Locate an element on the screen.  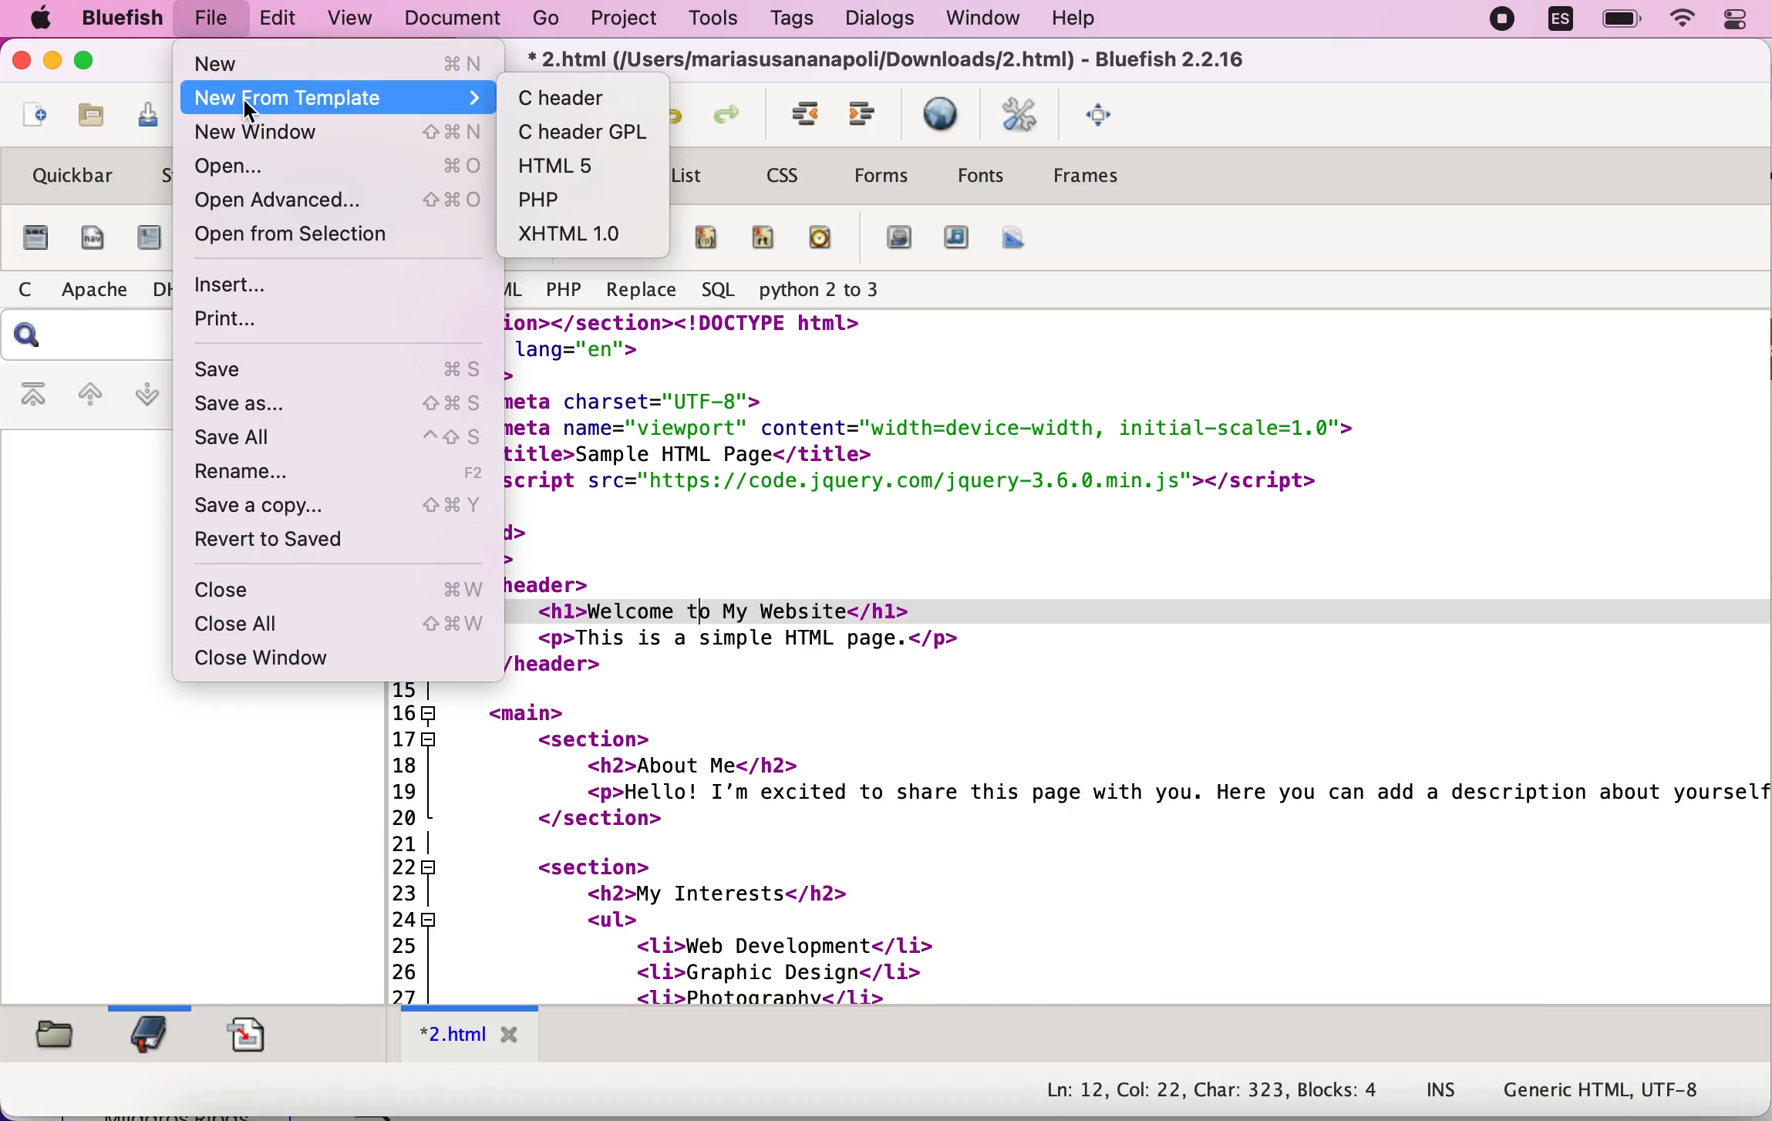
ins is located at coordinates (1445, 1085).